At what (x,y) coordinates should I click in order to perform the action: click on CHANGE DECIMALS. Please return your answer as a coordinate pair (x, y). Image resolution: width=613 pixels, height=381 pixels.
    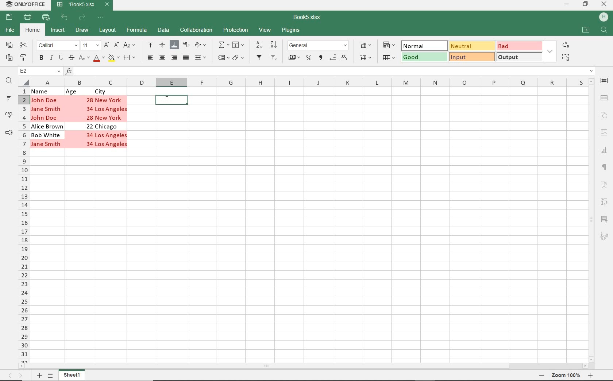
    Looking at the image, I should click on (339, 58).